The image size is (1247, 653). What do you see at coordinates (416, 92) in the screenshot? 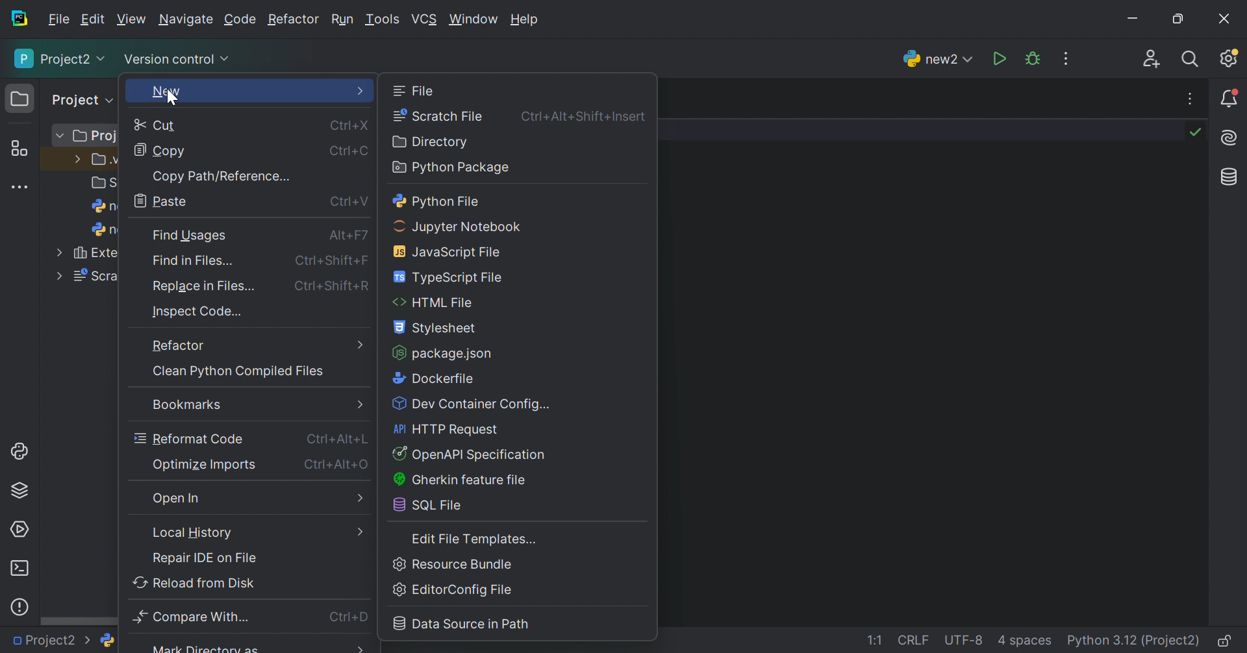
I see `File` at bounding box center [416, 92].